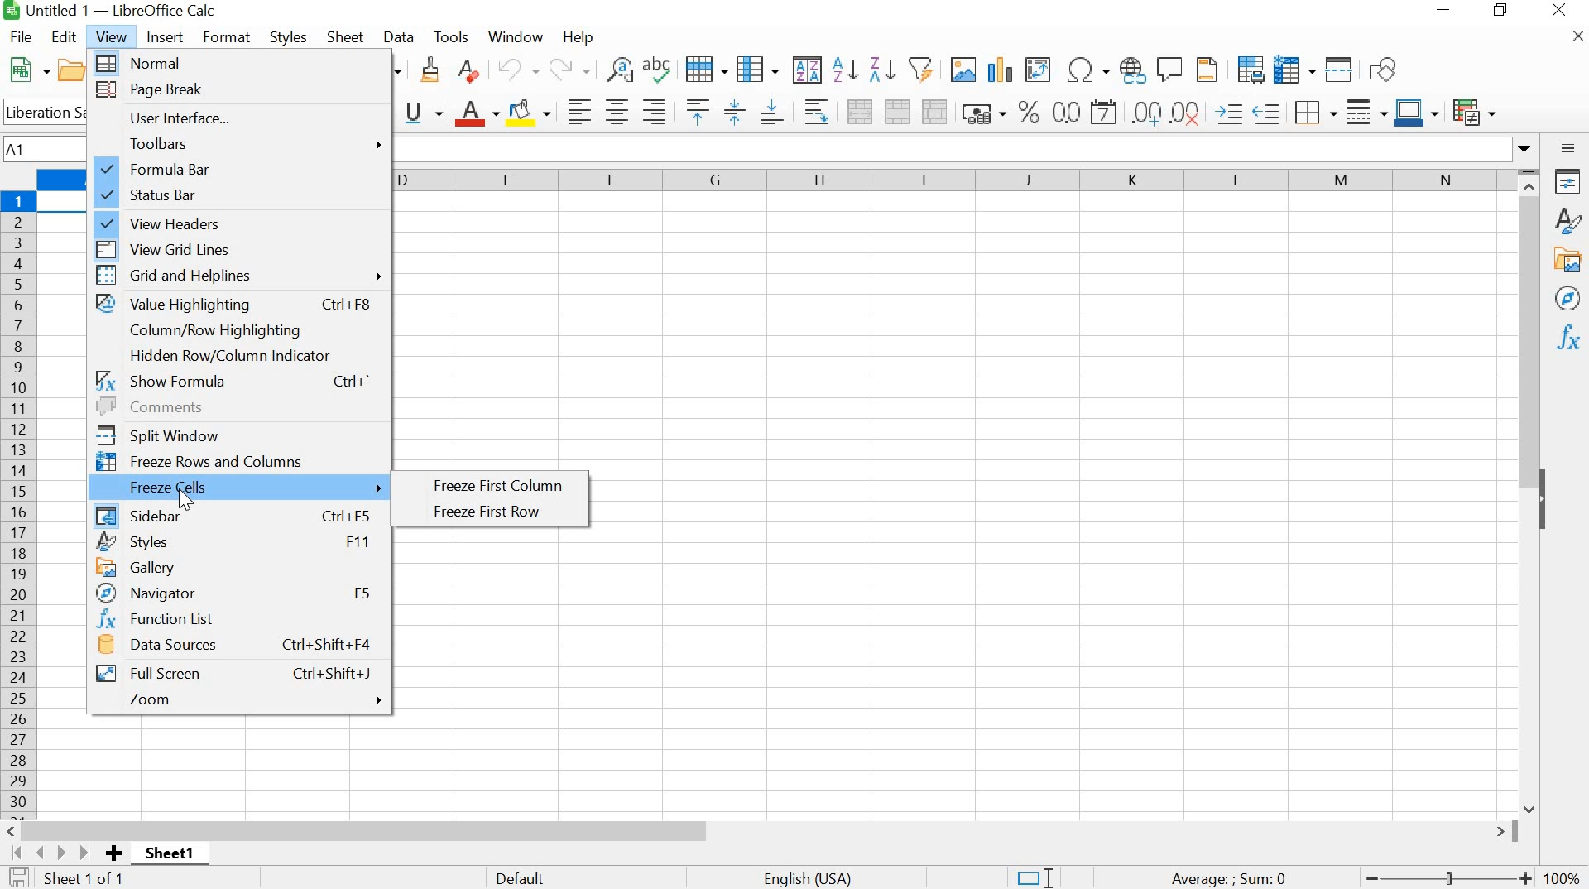 Image resolution: width=1589 pixels, height=889 pixels. I want to click on DATA SOURCES, so click(238, 647).